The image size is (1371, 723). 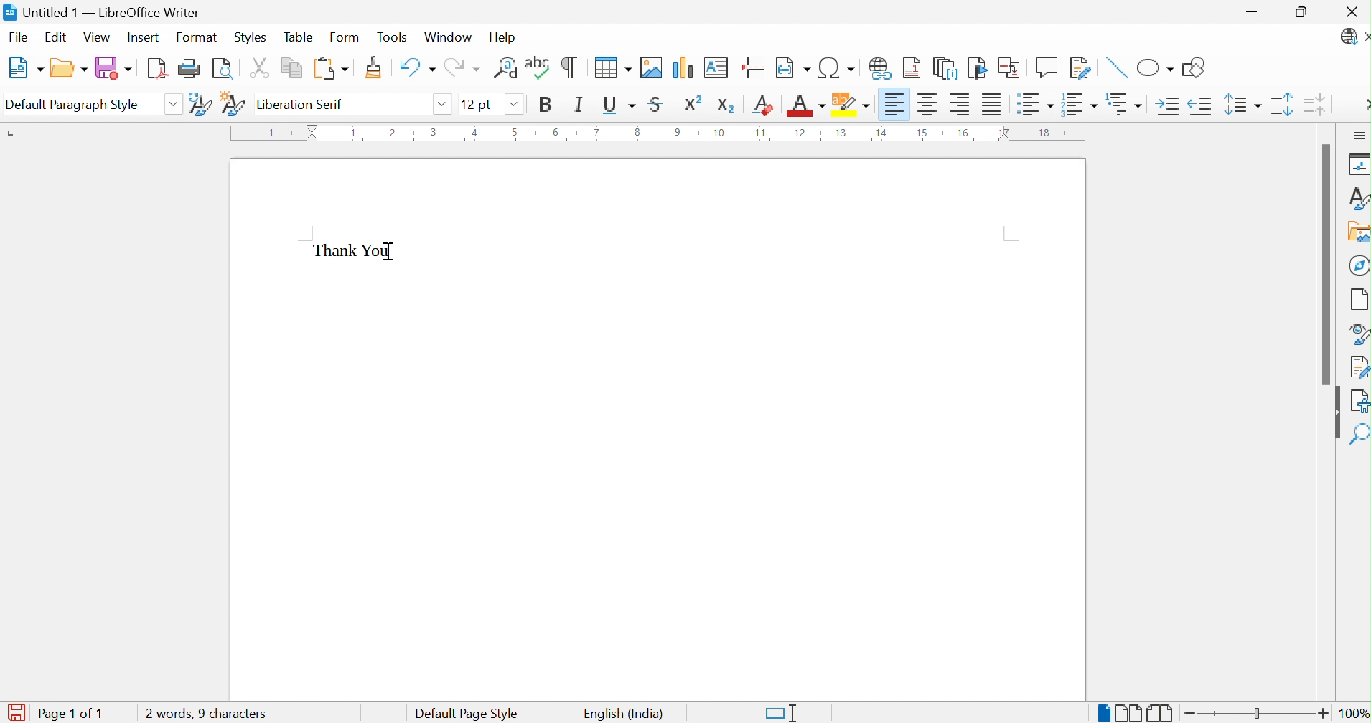 I want to click on Gallery, so click(x=1356, y=231).